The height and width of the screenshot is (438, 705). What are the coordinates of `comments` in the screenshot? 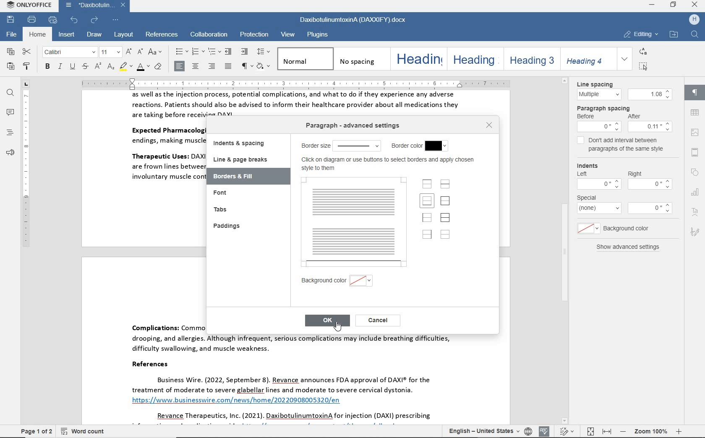 It's located at (10, 112).